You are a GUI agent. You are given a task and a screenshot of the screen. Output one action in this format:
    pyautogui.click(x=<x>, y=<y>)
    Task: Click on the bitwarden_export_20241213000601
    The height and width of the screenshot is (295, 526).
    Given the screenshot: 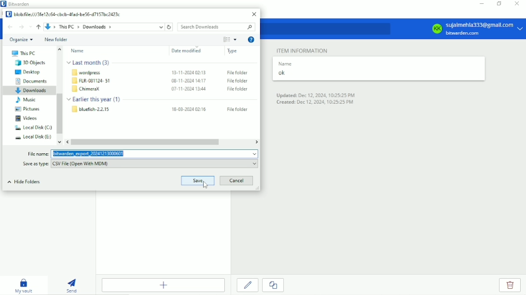 What is the action you would take?
    pyautogui.click(x=155, y=154)
    